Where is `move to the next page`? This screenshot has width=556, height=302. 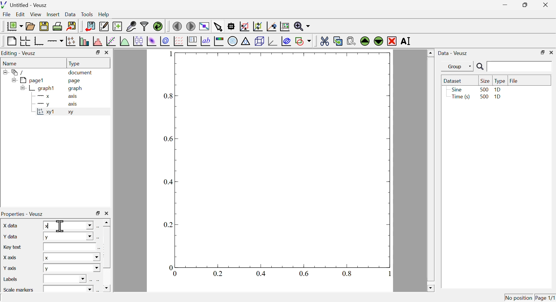
move to the next page is located at coordinates (192, 26).